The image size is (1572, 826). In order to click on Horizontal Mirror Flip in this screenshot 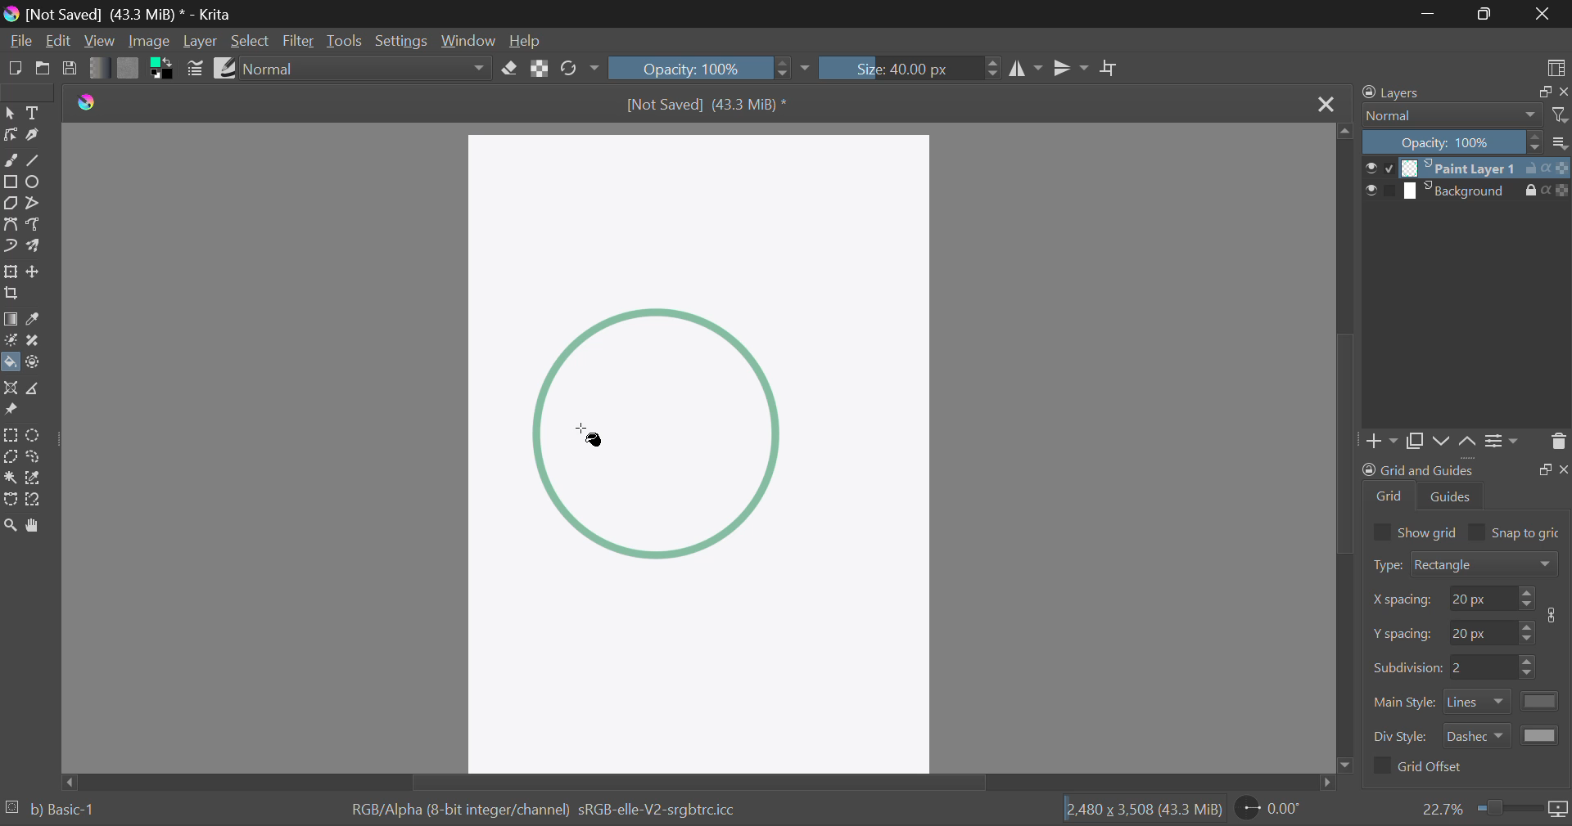, I will do `click(1072, 68)`.